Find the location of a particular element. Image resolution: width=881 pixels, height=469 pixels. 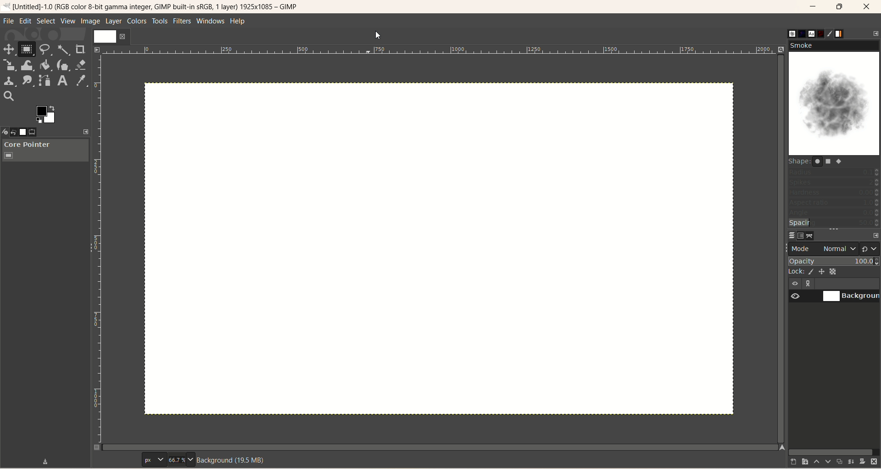

mode is located at coordinates (803, 248).